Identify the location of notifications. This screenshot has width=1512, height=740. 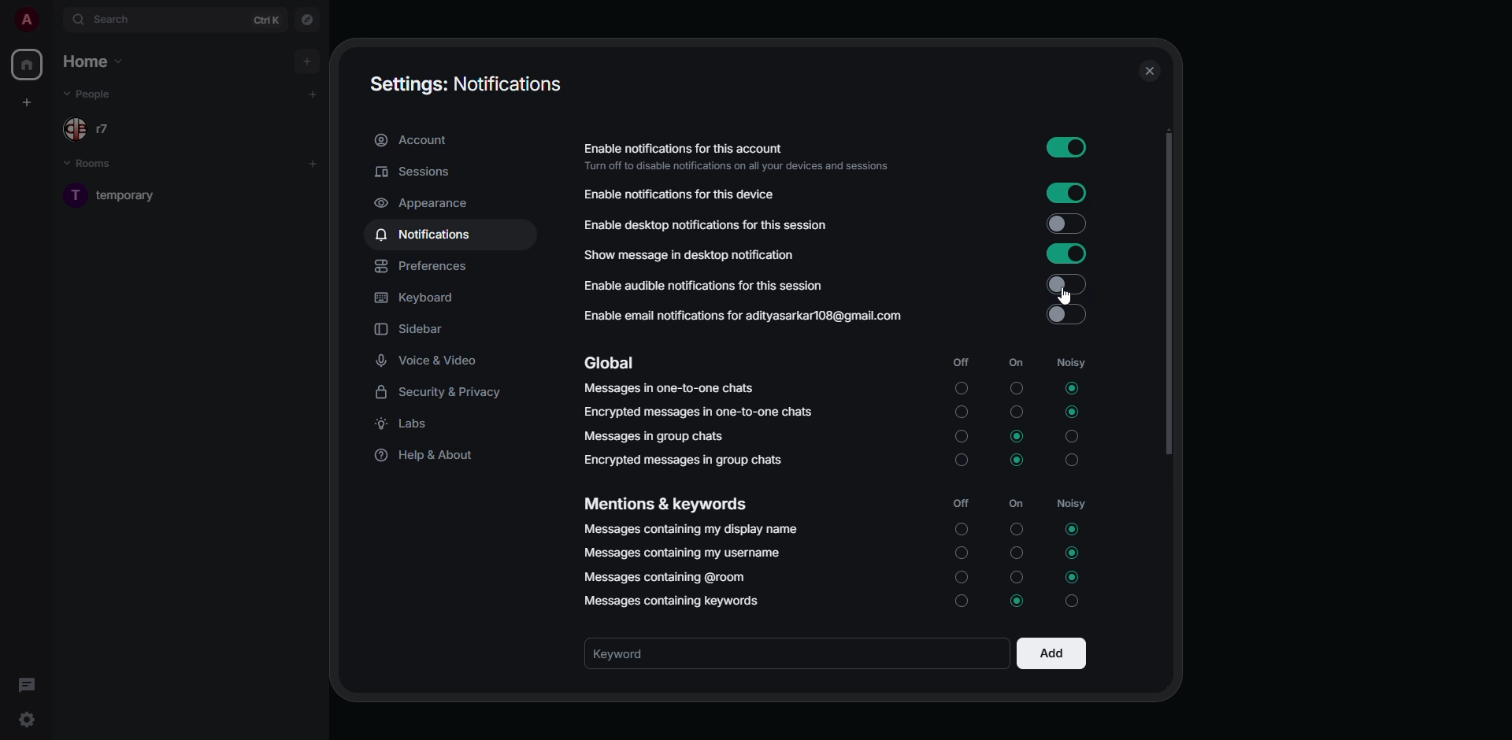
(424, 235).